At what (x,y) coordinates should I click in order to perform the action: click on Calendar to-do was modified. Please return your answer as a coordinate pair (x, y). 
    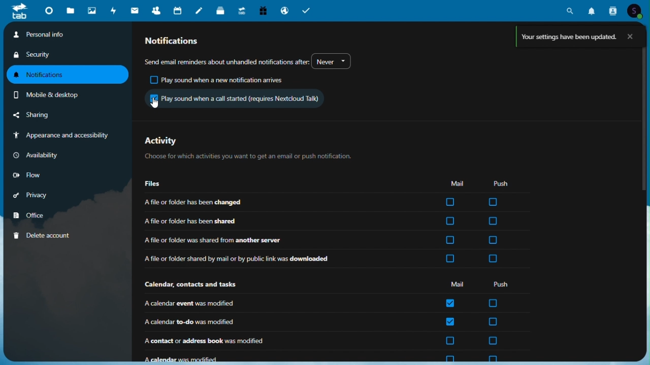
    Looking at the image, I should click on (272, 322).